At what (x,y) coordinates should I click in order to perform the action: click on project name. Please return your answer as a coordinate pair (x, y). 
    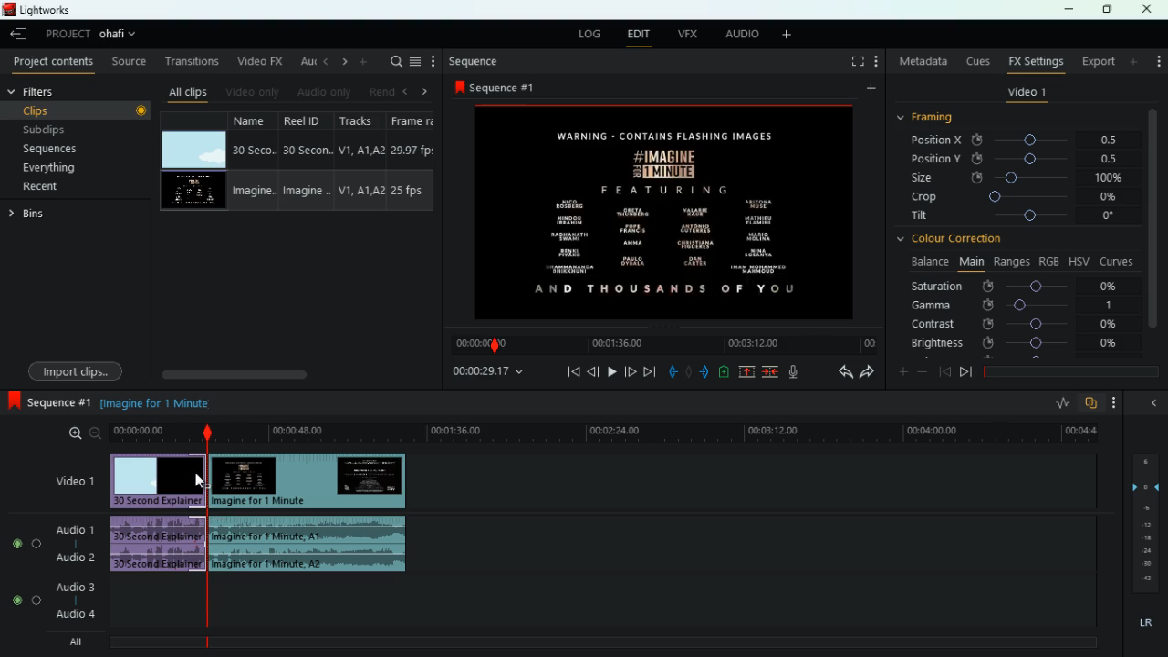
    Looking at the image, I should click on (121, 36).